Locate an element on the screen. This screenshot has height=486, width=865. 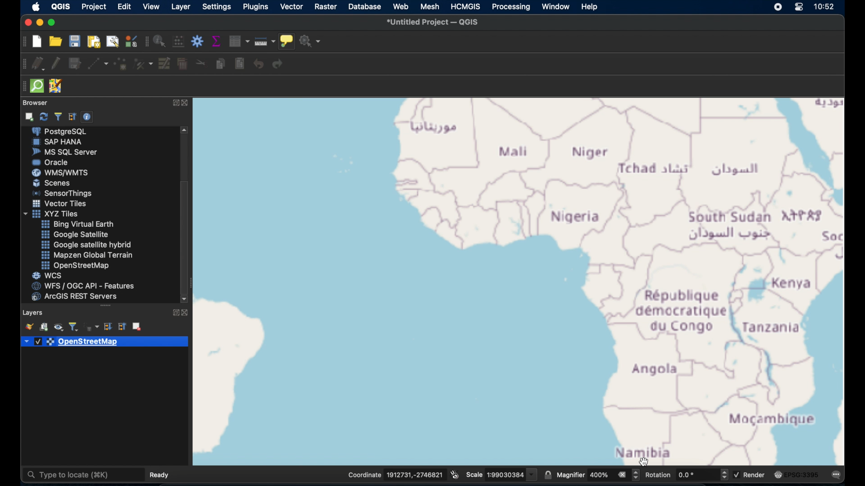
save project is located at coordinates (74, 41).